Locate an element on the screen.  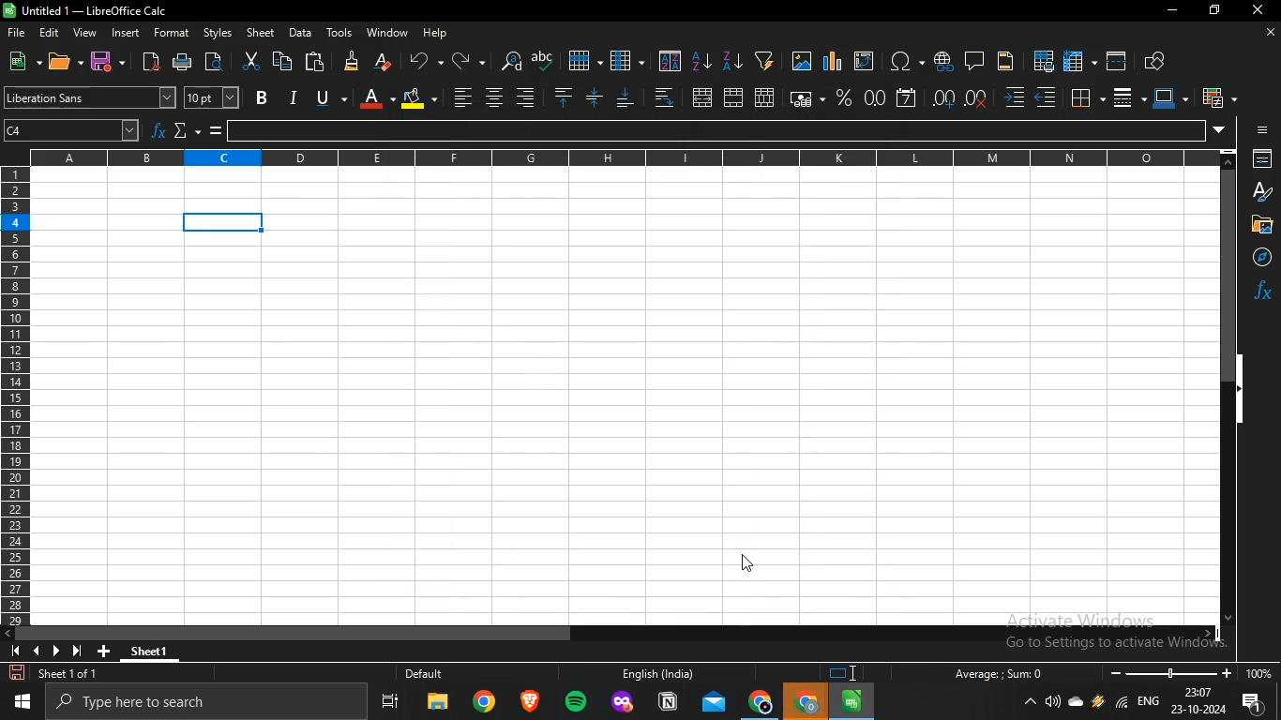
sort descending is located at coordinates (731, 60).